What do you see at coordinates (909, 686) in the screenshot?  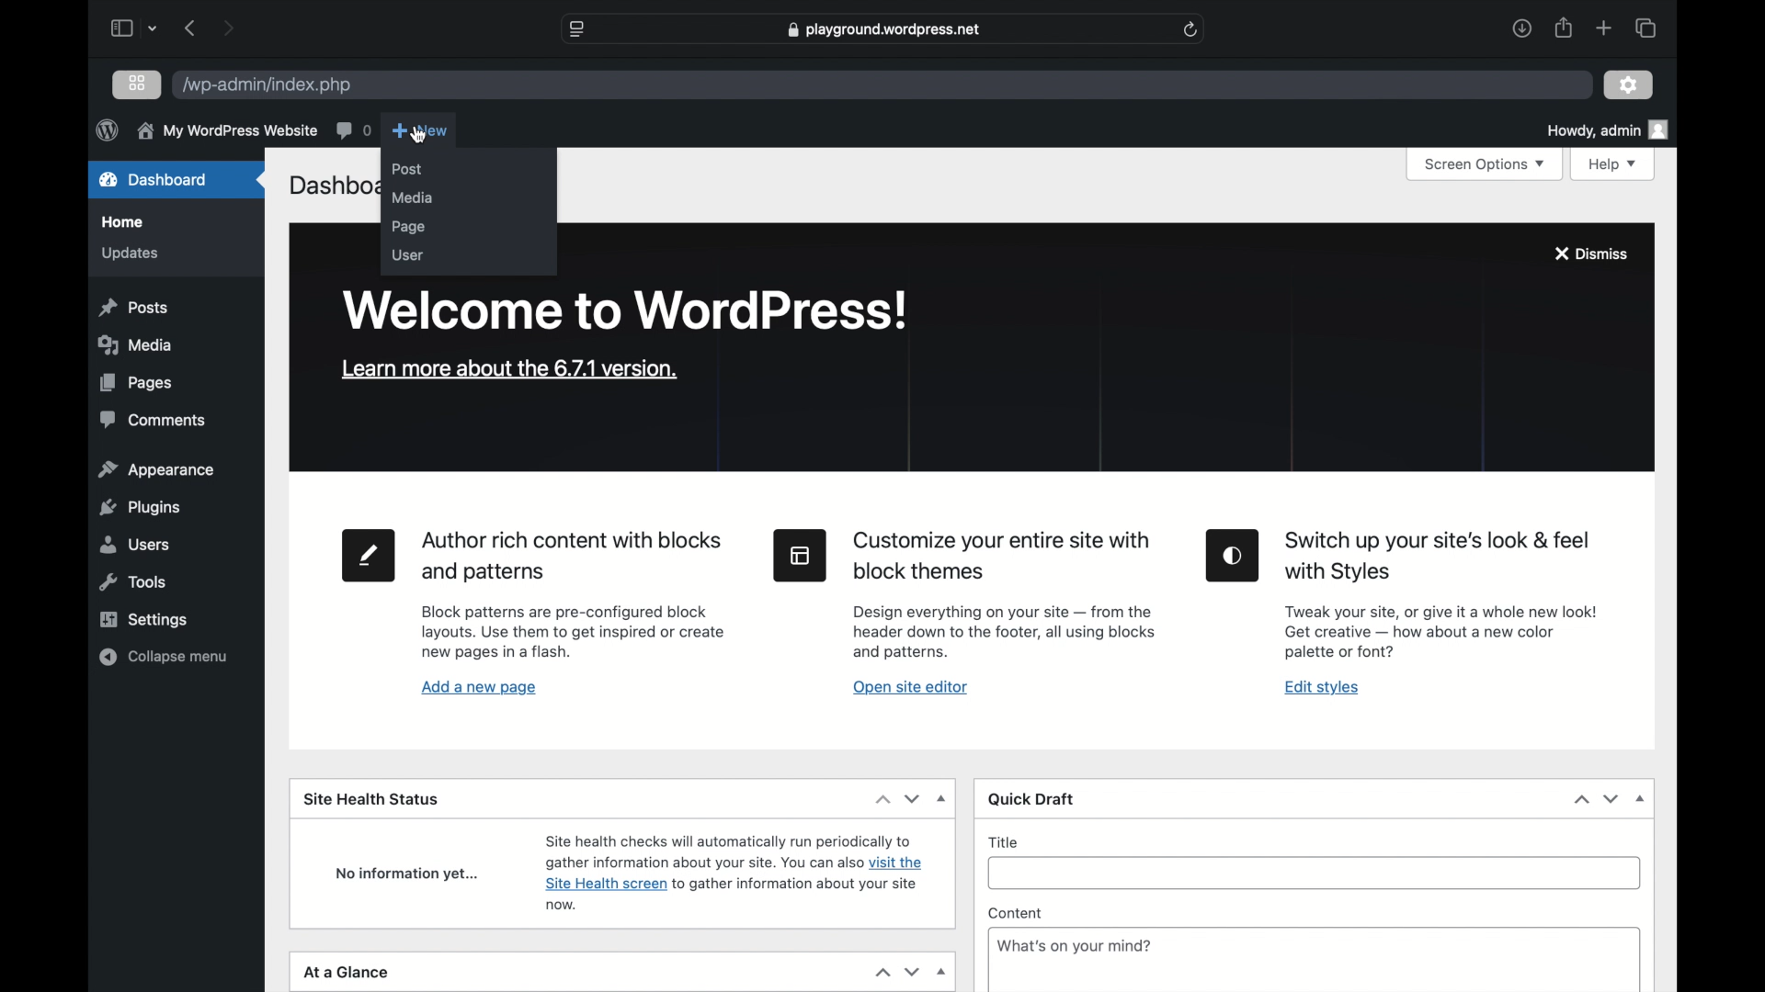 I see `open site editor` at bounding box center [909, 686].